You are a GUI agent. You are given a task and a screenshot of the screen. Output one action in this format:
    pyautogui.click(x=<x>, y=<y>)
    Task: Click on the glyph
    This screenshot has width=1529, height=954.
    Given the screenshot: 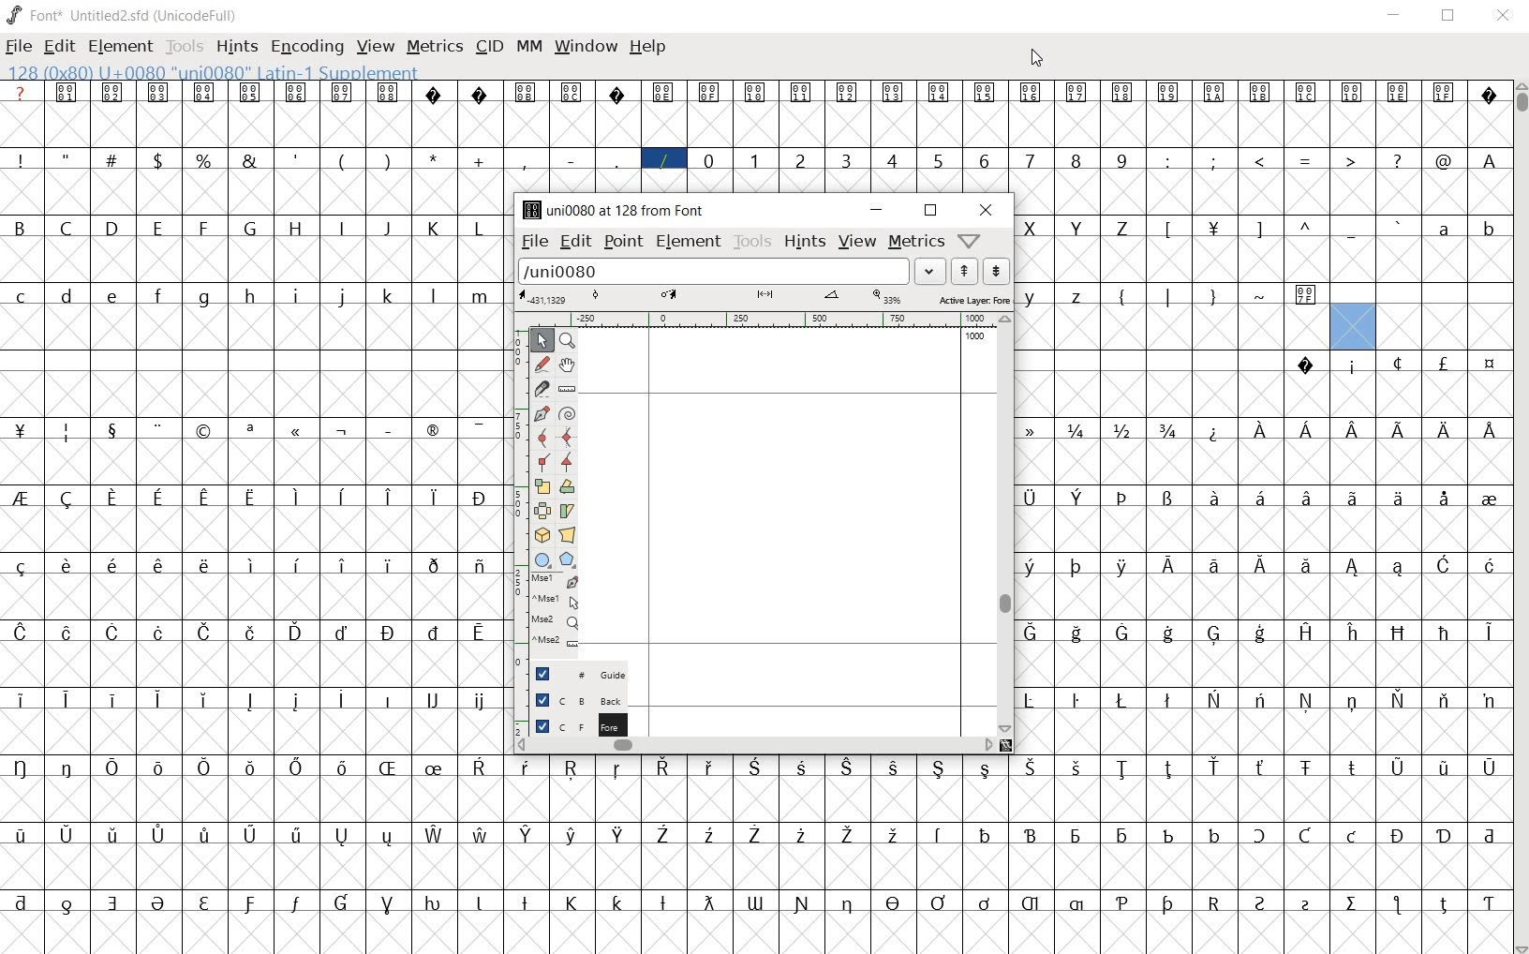 What is the action you would take?
    pyautogui.click(x=708, y=902)
    